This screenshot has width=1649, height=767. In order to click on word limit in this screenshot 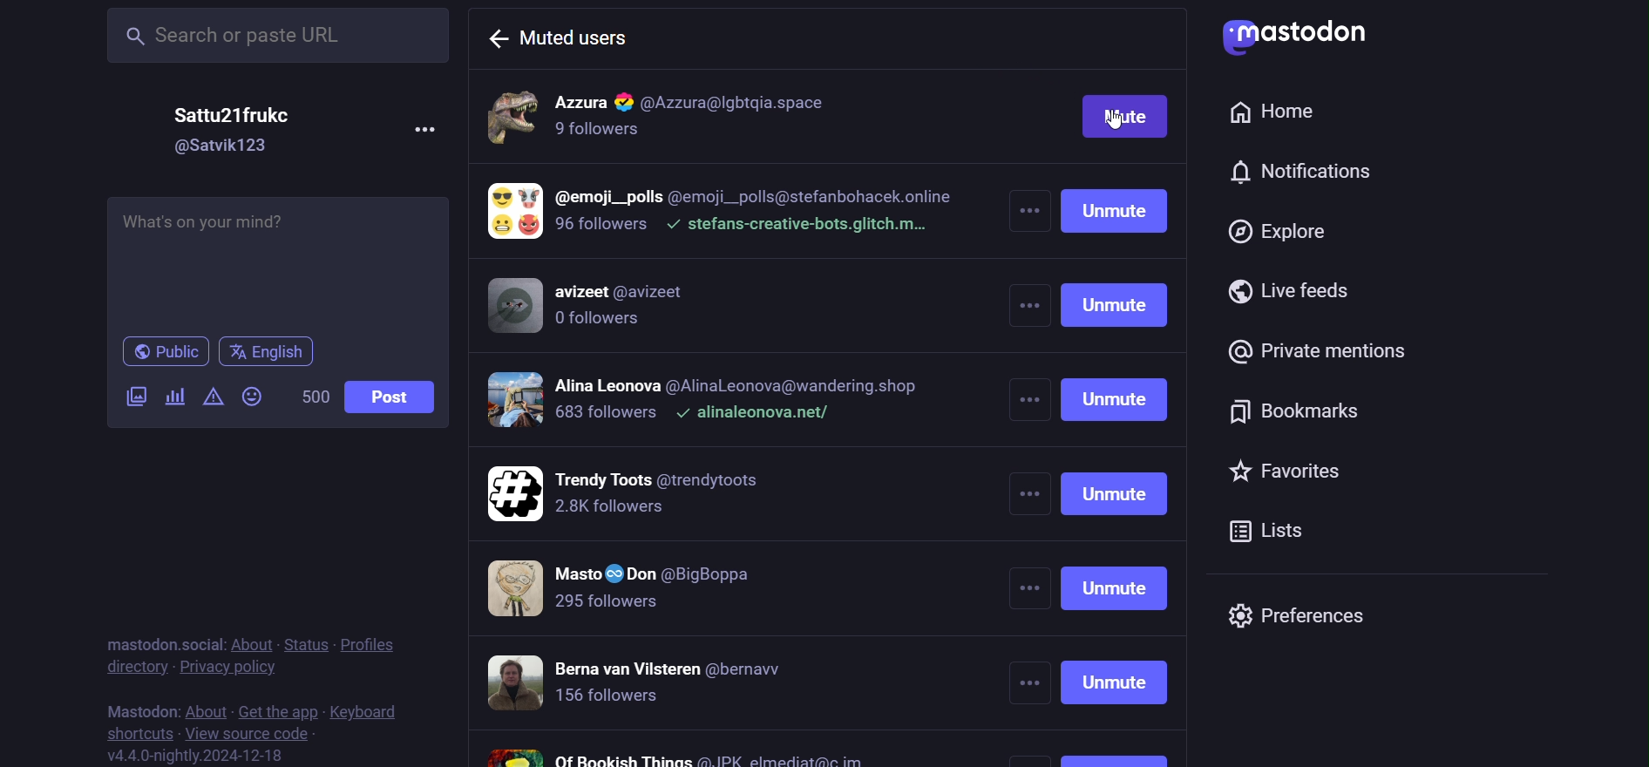, I will do `click(313, 397)`.